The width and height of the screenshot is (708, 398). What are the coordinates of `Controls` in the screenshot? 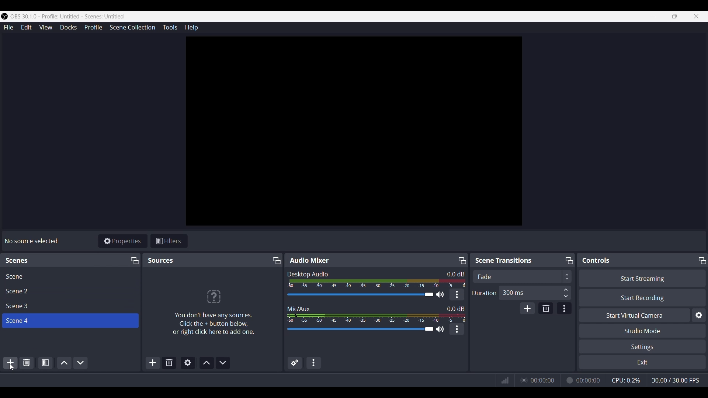 It's located at (596, 261).